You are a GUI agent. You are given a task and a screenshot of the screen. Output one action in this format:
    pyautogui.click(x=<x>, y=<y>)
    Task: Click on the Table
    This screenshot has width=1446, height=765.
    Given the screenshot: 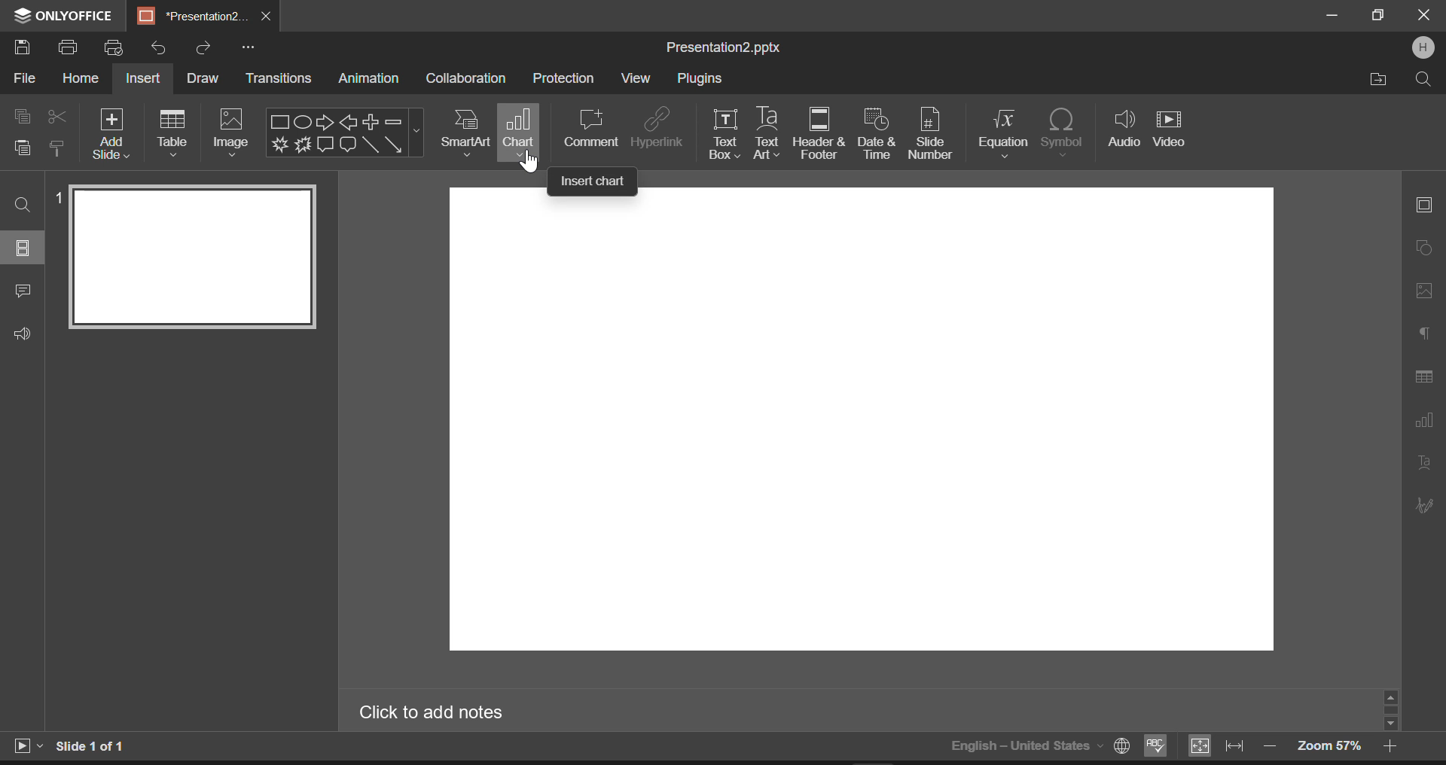 What is the action you would take?
    pyautogui.click(x=175, y=132)
    